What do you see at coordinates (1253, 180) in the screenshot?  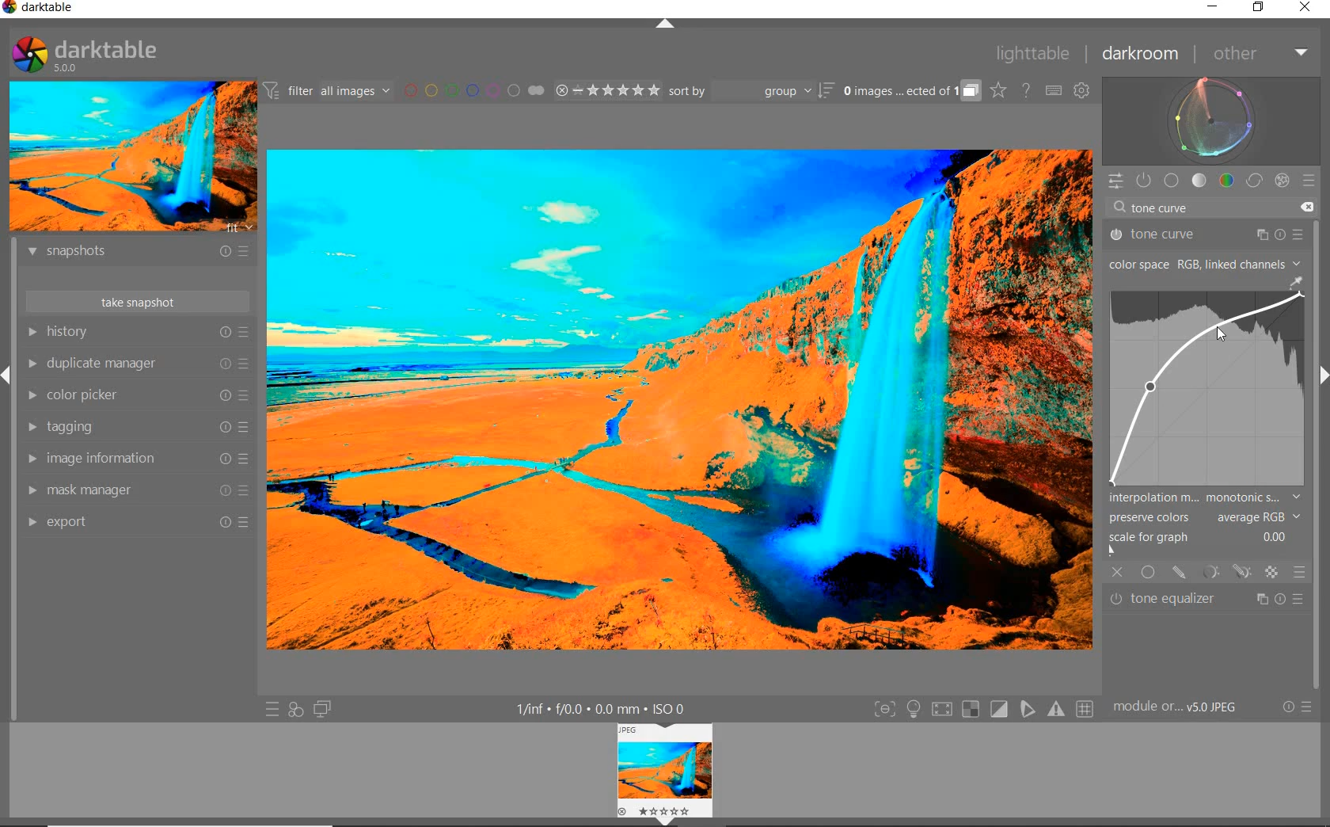 I see `correct` at bounding box center [1253, 180].